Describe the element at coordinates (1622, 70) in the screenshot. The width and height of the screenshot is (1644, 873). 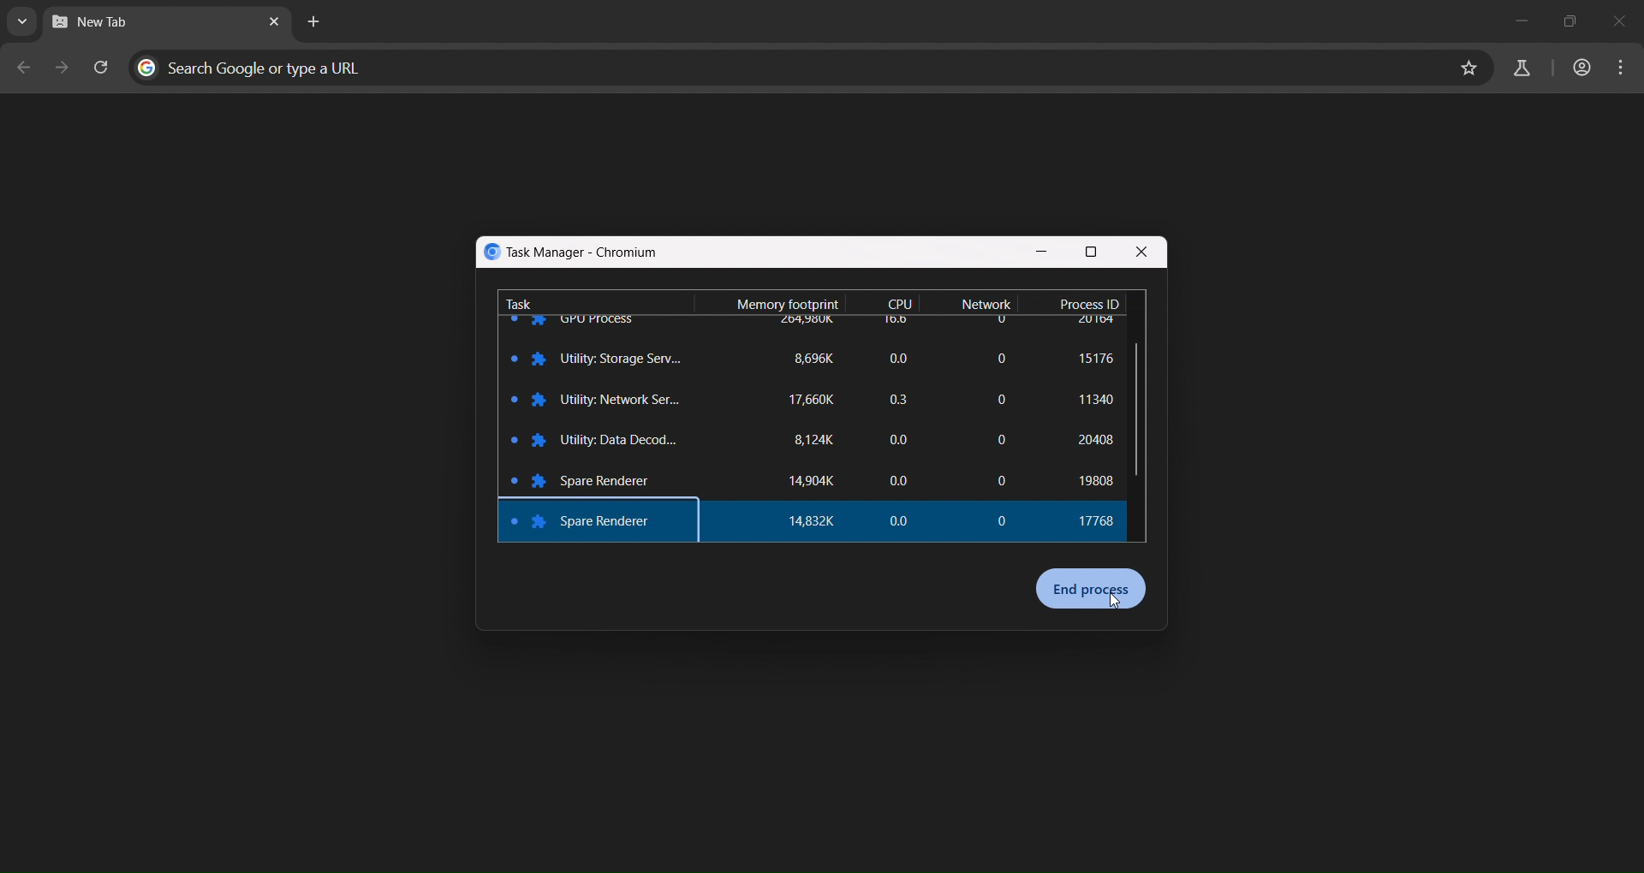
I see `menu` at that location.